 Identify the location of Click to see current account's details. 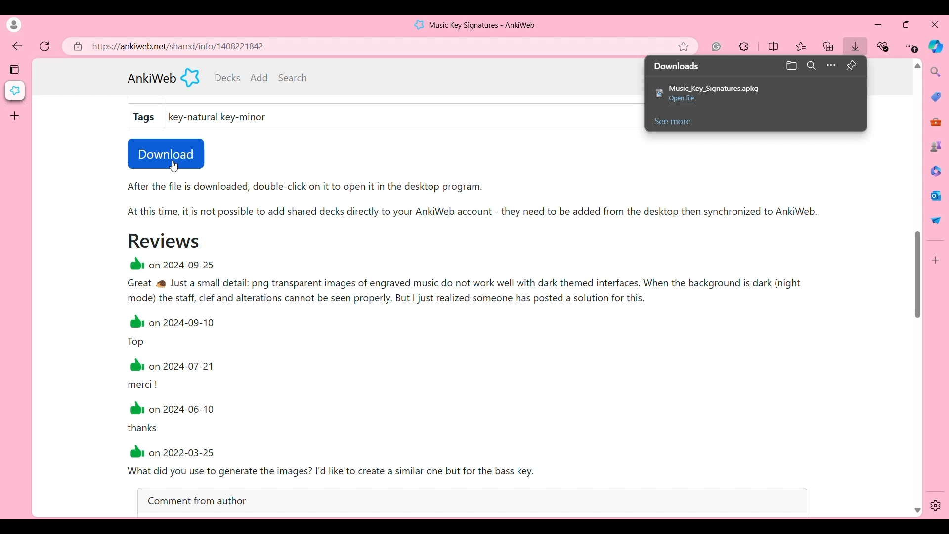
(14, 25).